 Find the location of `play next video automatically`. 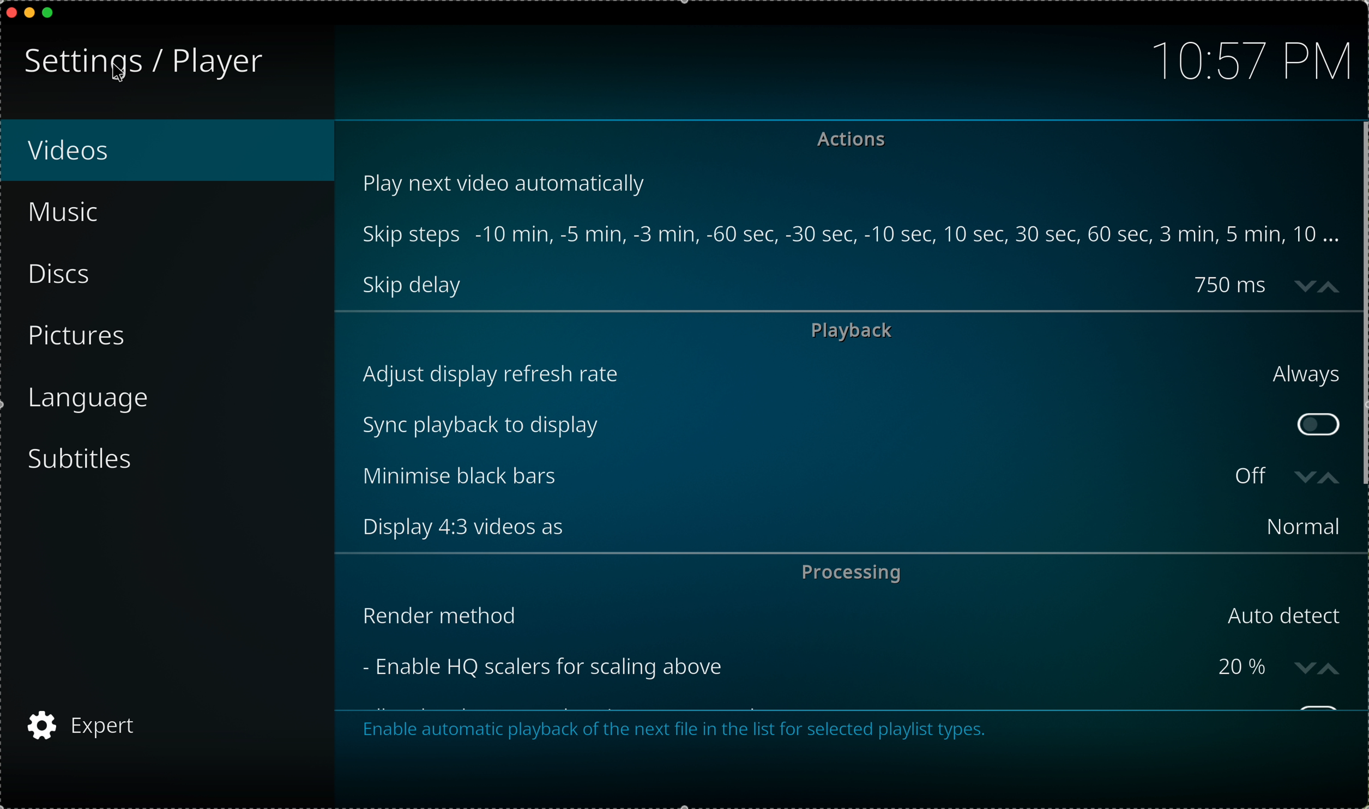

play next video automatically is located at coordinates (510, 182).